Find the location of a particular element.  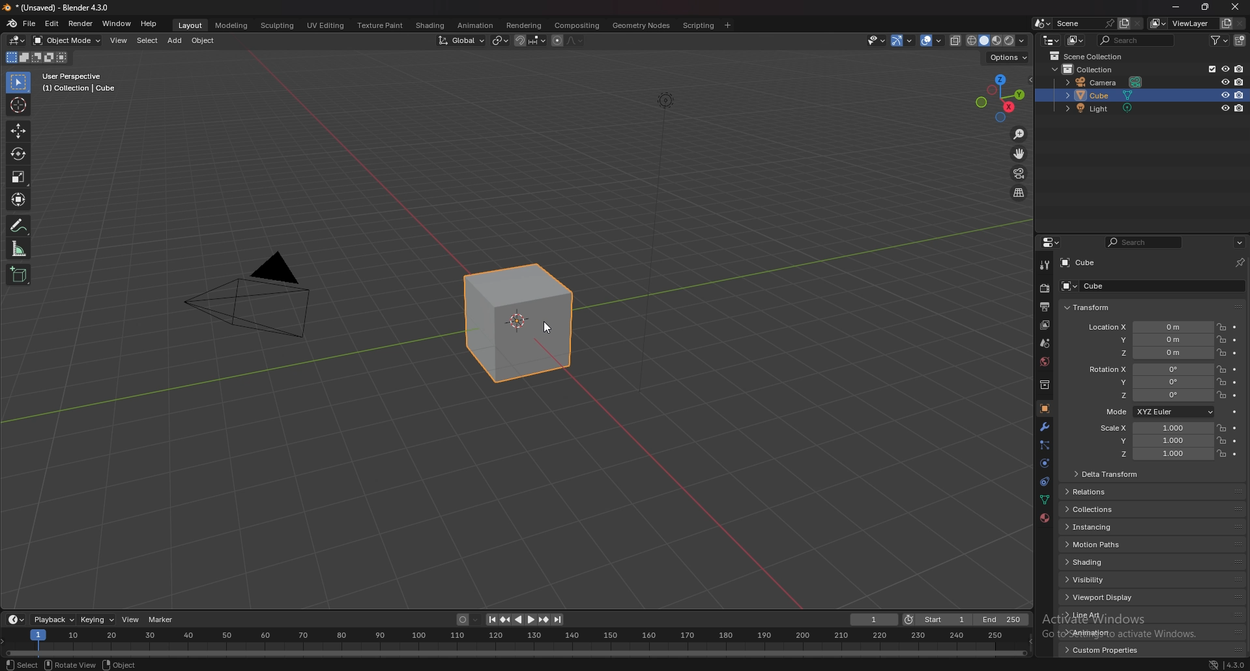

cursor is located at coordinates (551, 330).